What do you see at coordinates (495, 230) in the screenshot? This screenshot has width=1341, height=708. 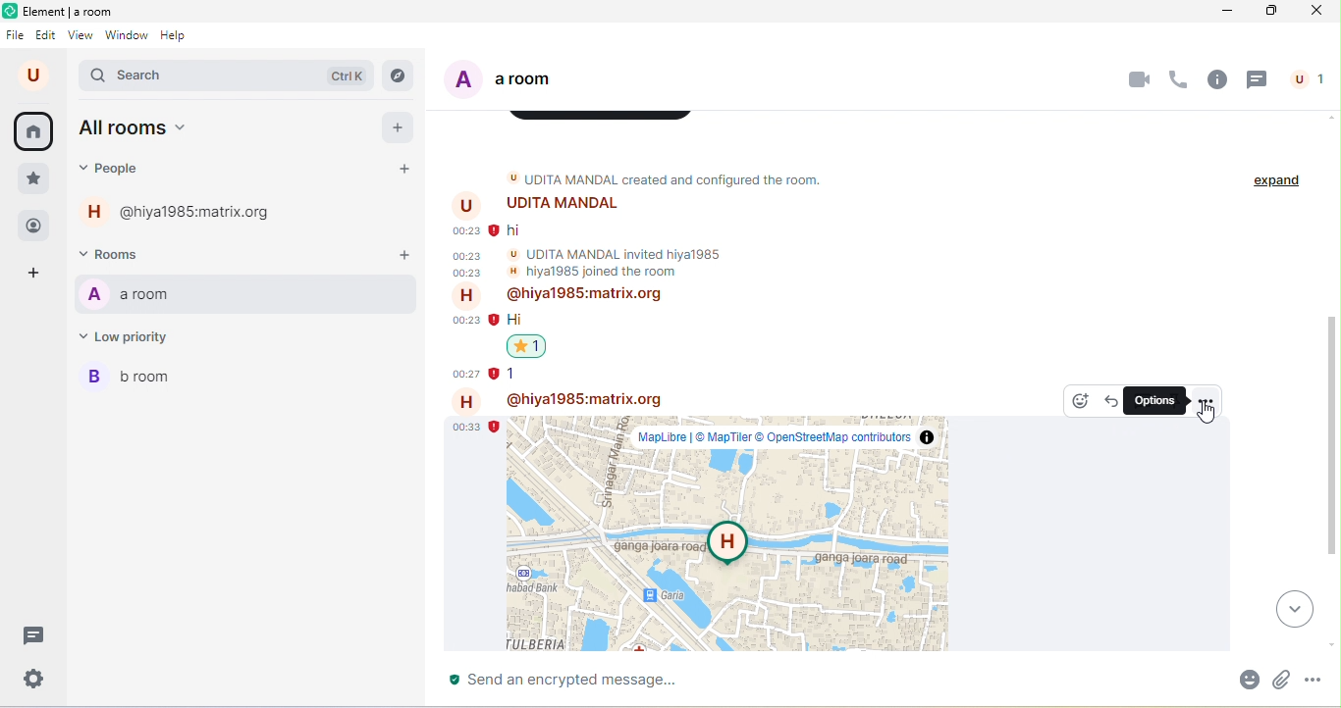 I see `error message` at bounding box center [495, 230].